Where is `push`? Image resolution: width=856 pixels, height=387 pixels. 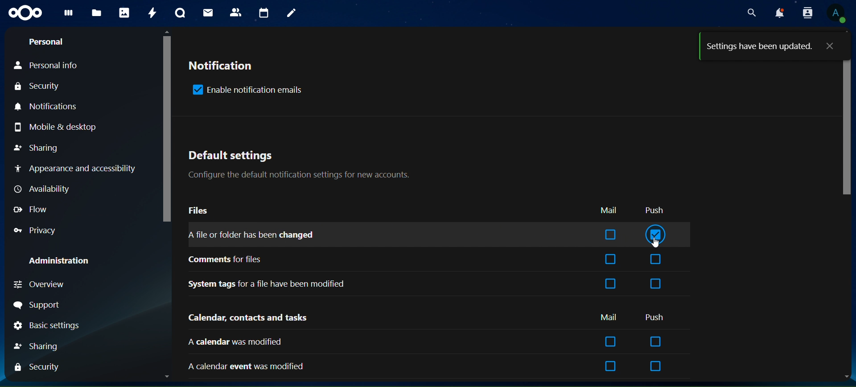 push is located at coordinates (655, 317).